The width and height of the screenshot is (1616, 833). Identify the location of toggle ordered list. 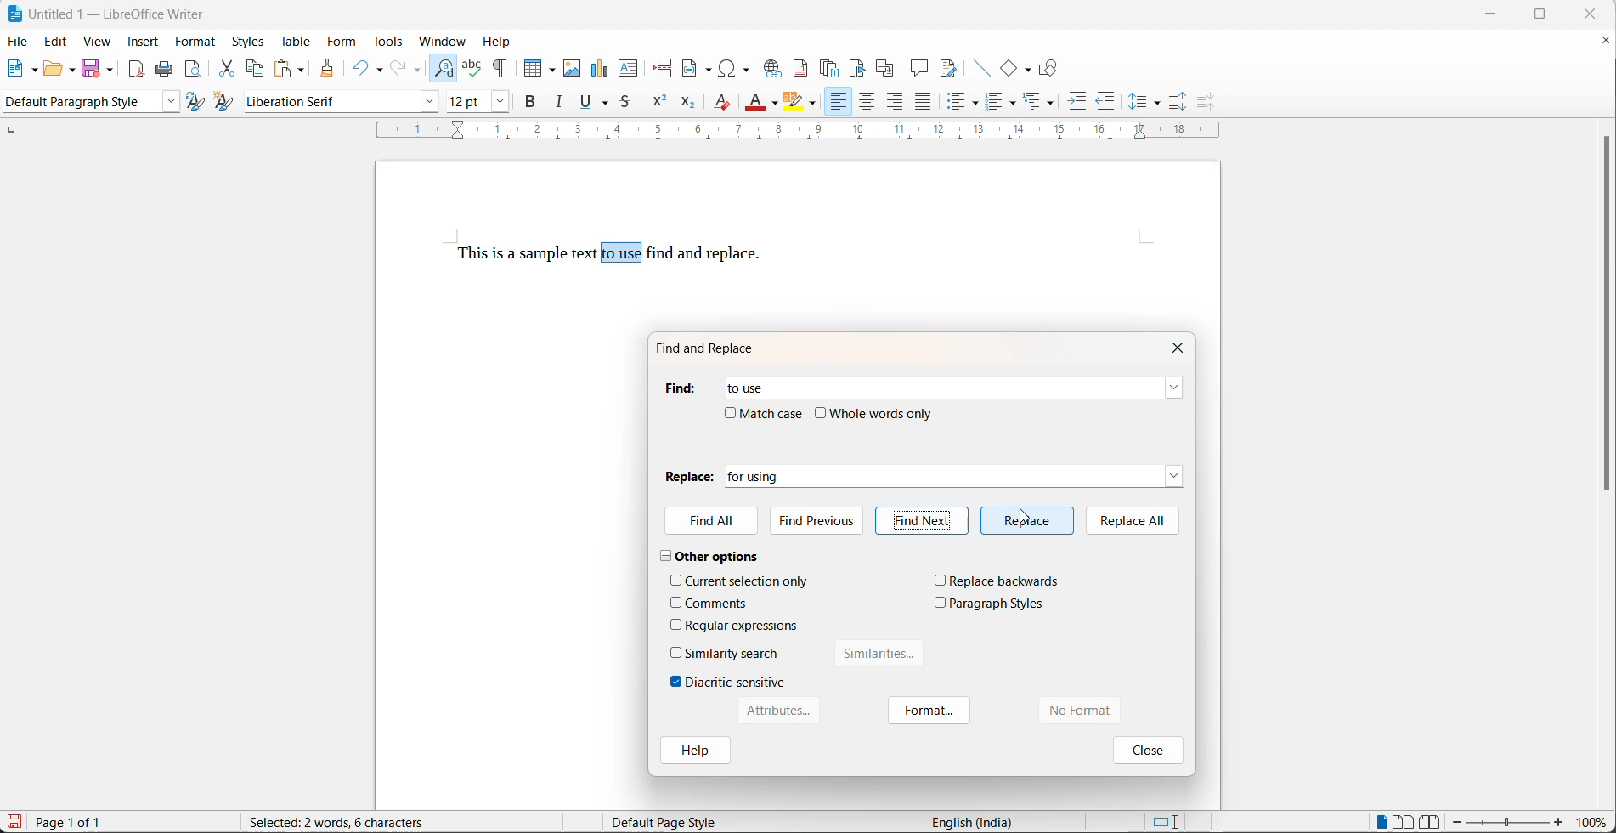
(996, 103).